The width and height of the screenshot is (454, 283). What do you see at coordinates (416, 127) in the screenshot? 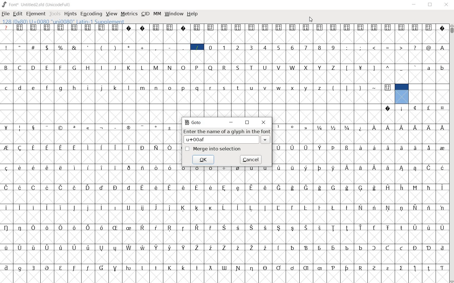
I see `Symbol` at bounding box center [416, 127].